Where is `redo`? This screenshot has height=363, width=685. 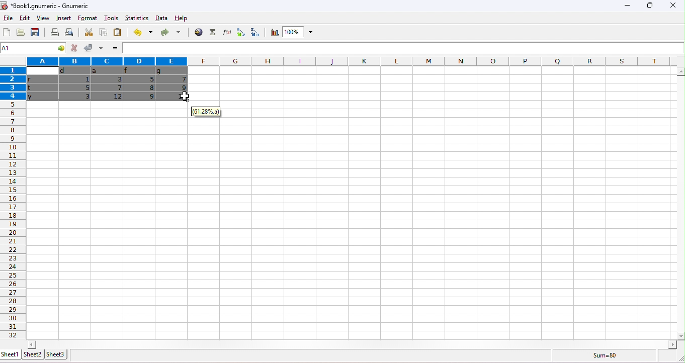
redo is located at coordinates (170, 32).